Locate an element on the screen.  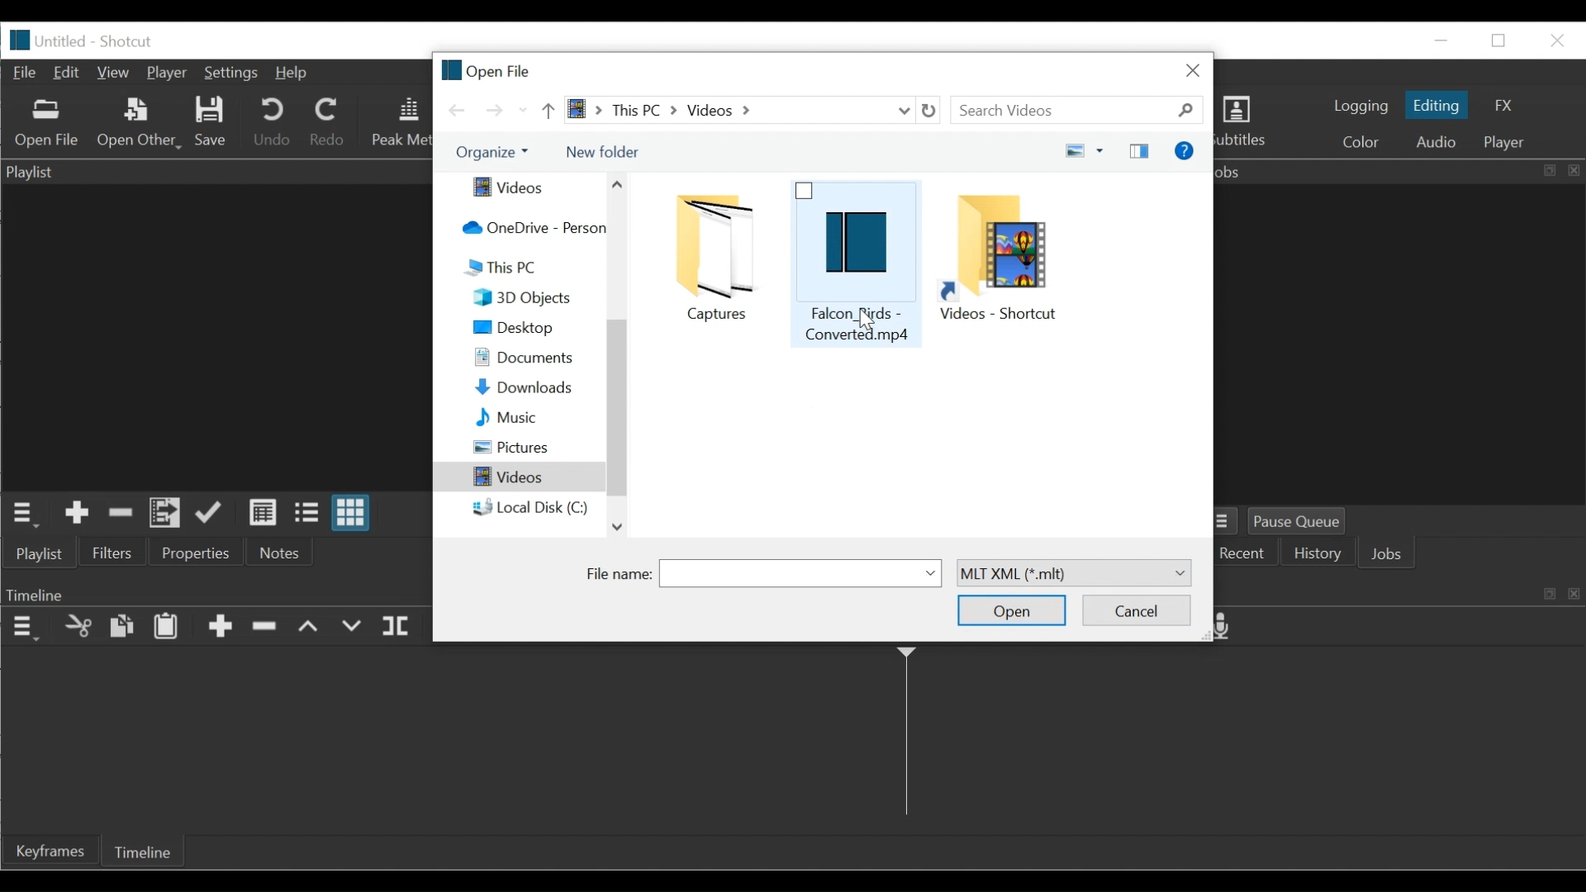
Edit is located at coordinates (70, 73).